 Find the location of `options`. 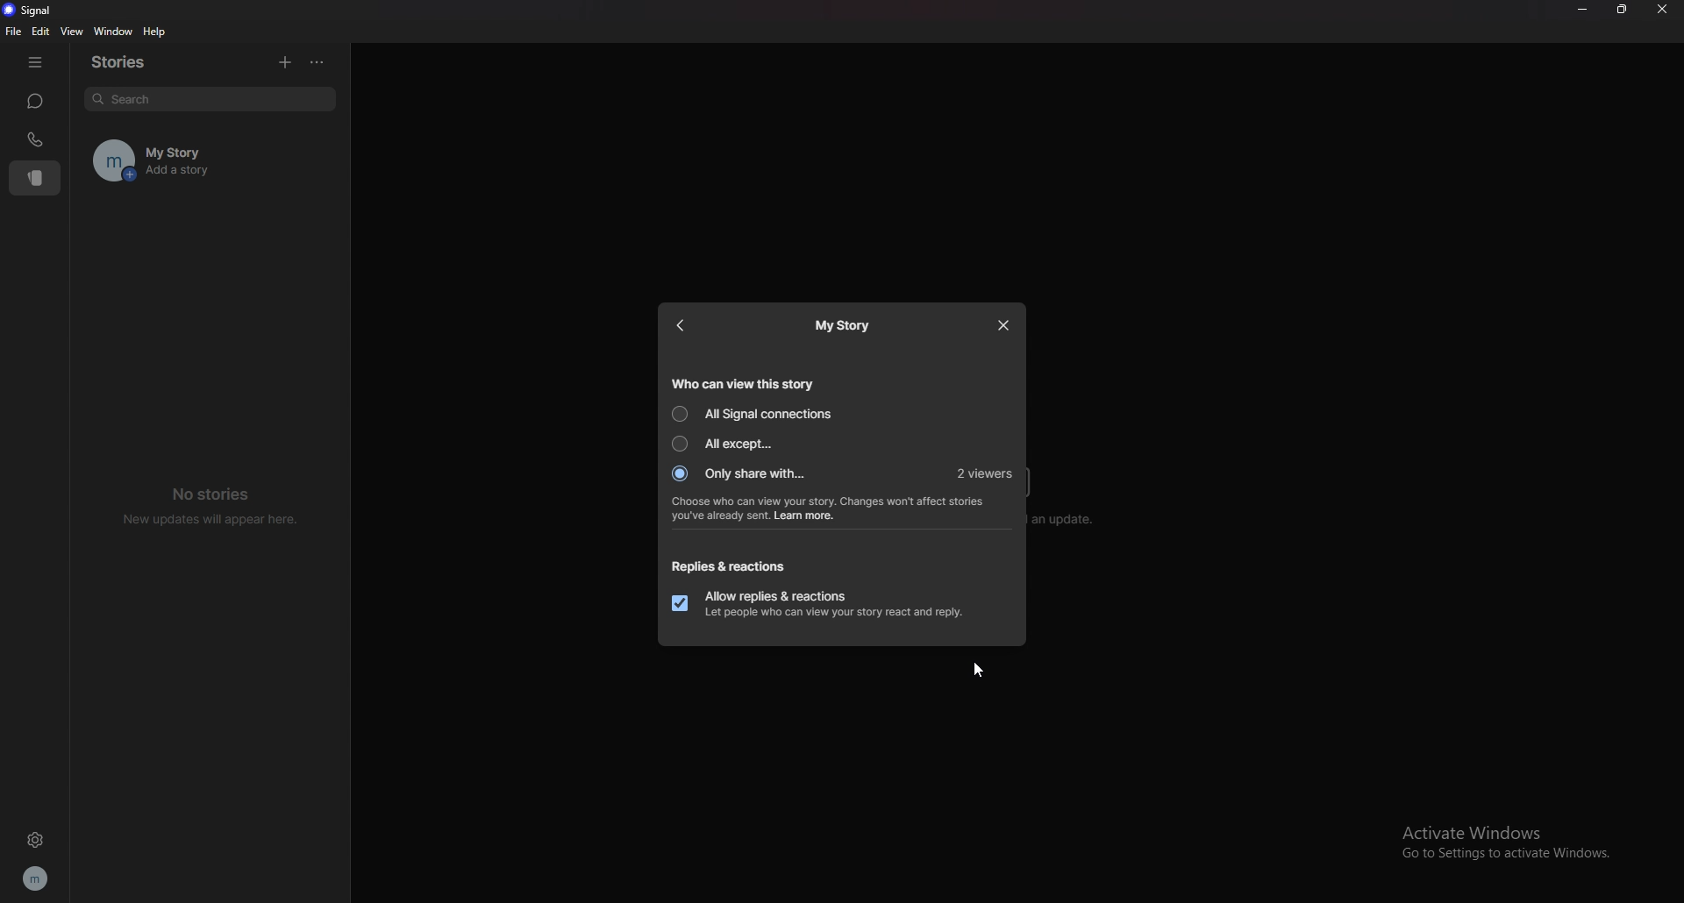

options is located at coordinates (321, 60).